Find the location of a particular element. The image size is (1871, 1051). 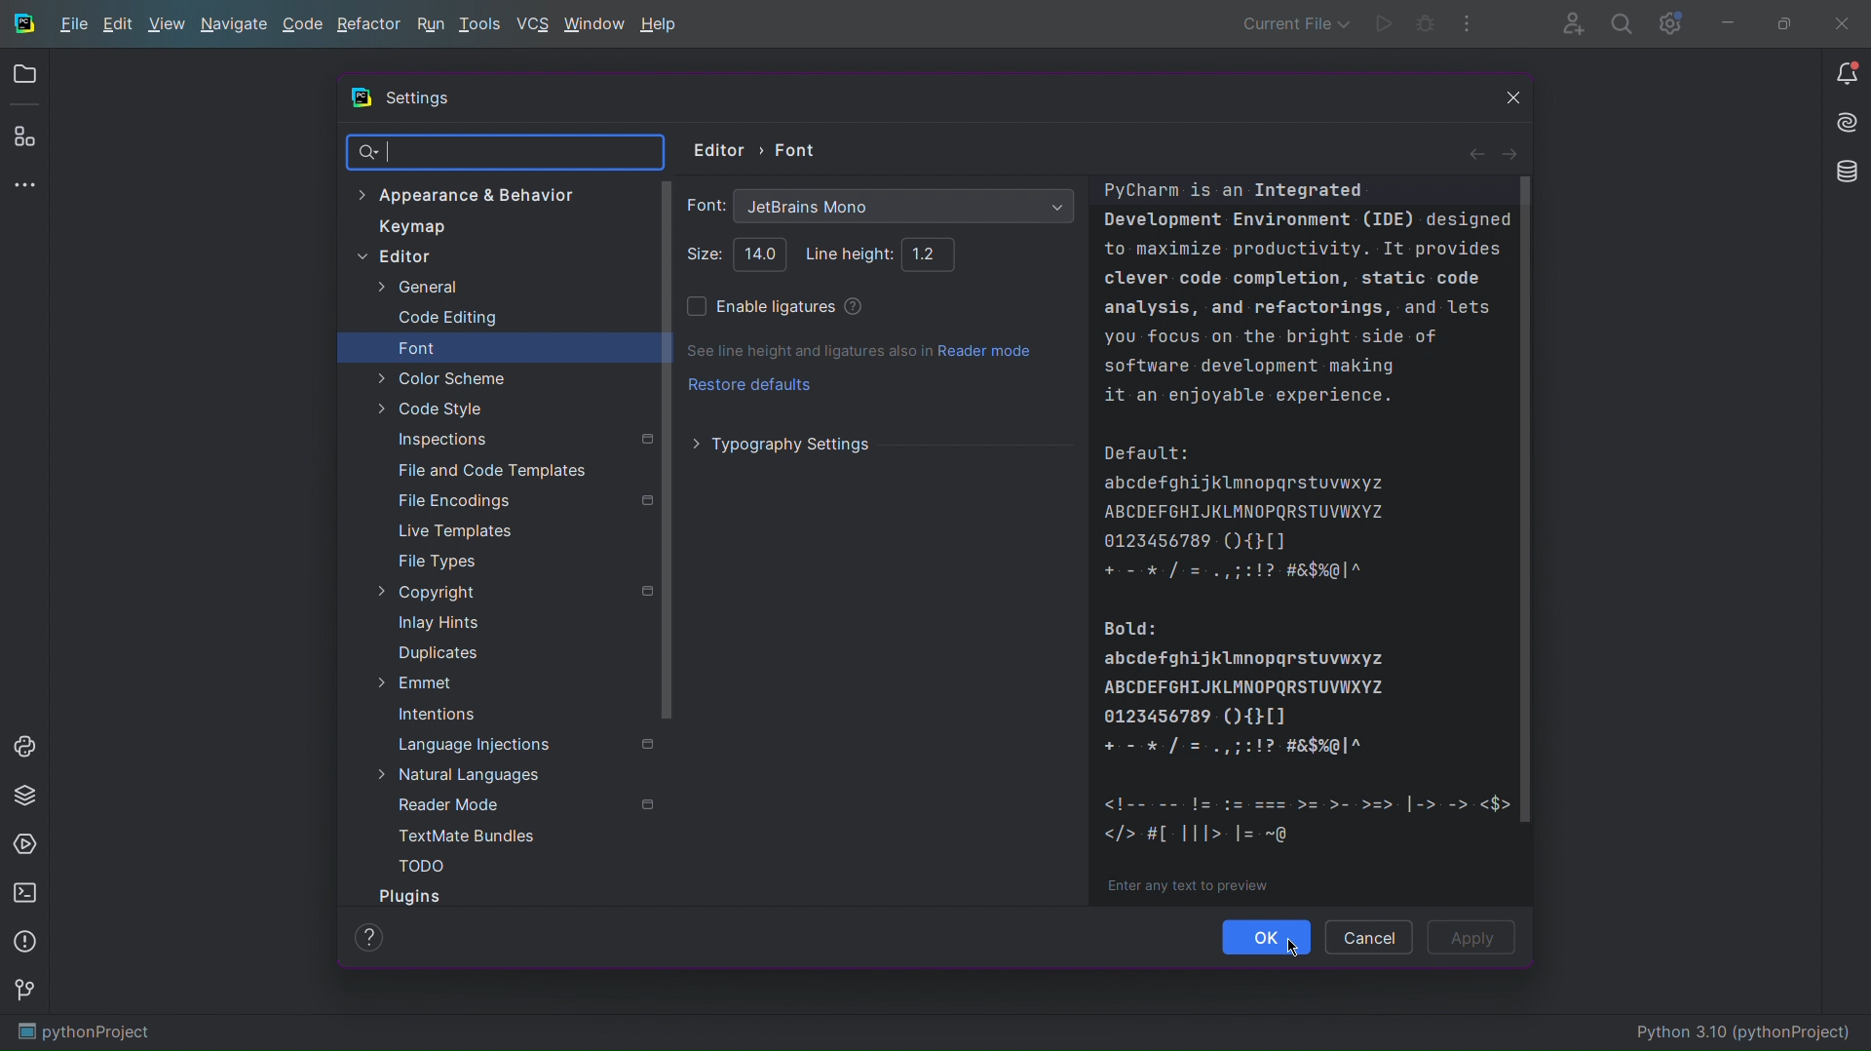

Navigate is located at coordinates (235, 27).